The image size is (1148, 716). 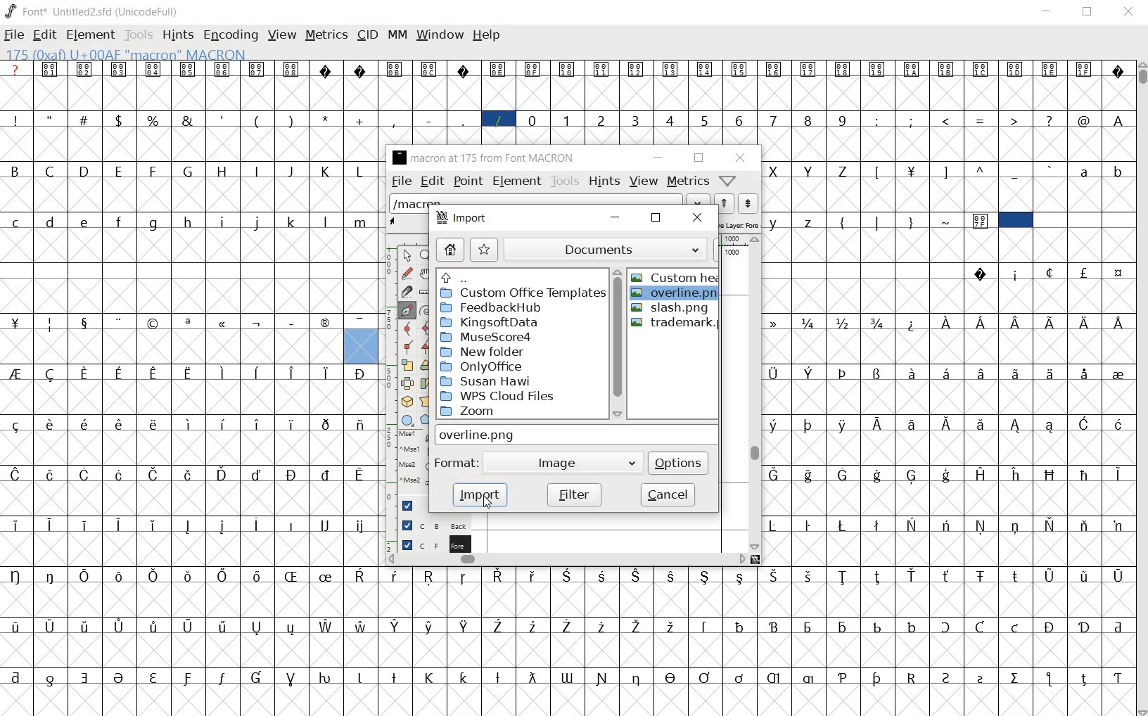 I want to click on Symbol, so click(x=603, y=625).